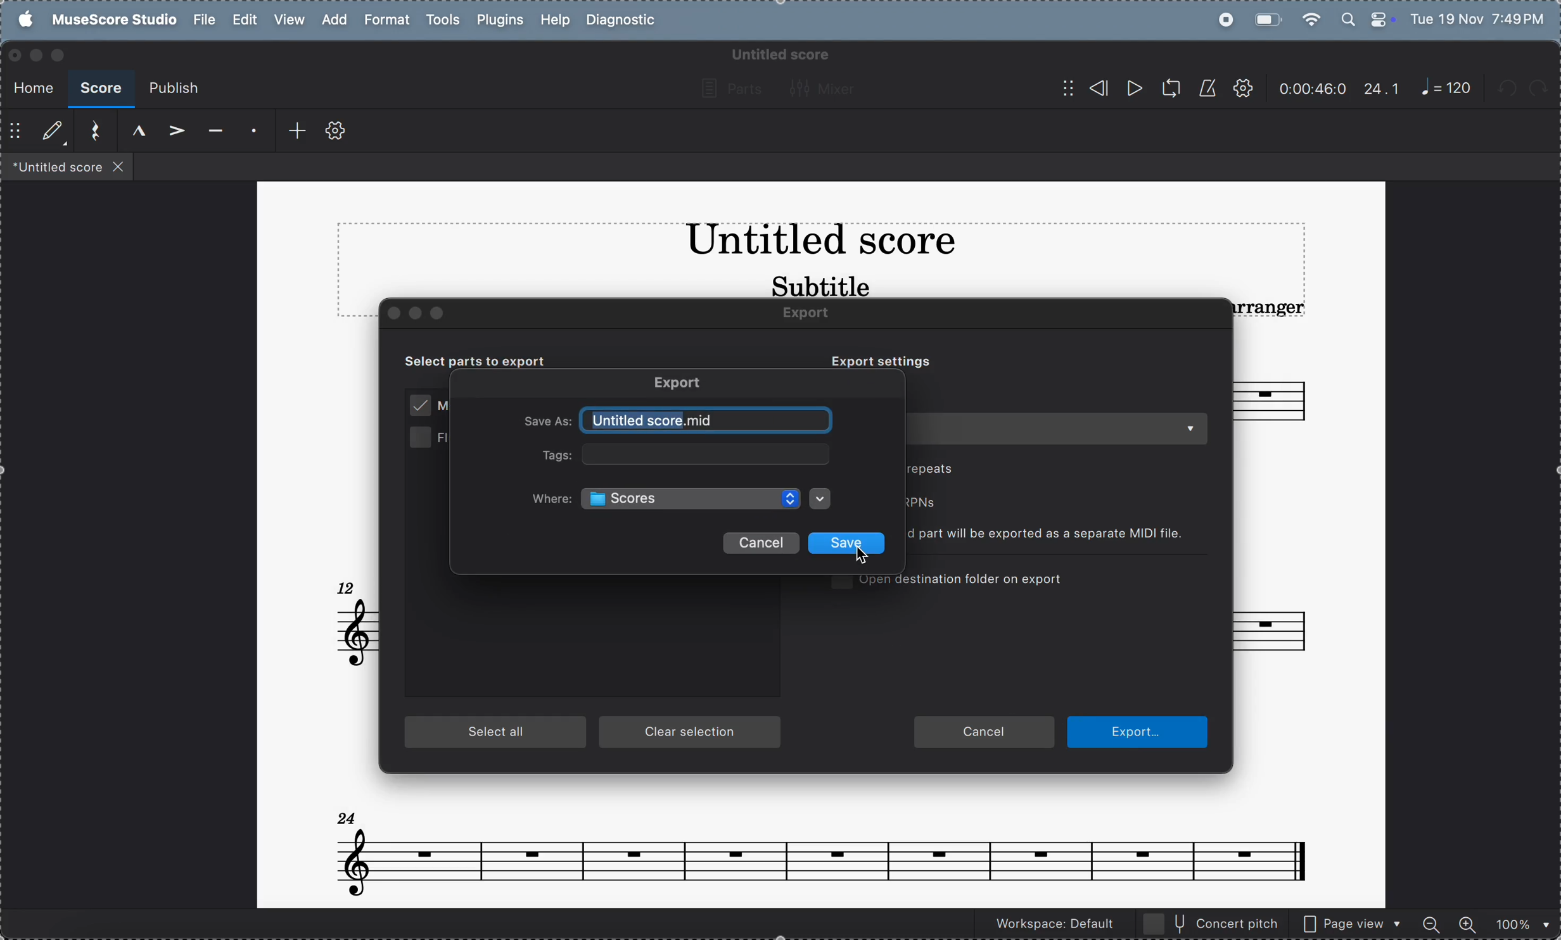 The image size is (1561, 940). What do you see at coordinates (100, 89) in the screenshot?
I see `score` at bounding box center [100, 89].